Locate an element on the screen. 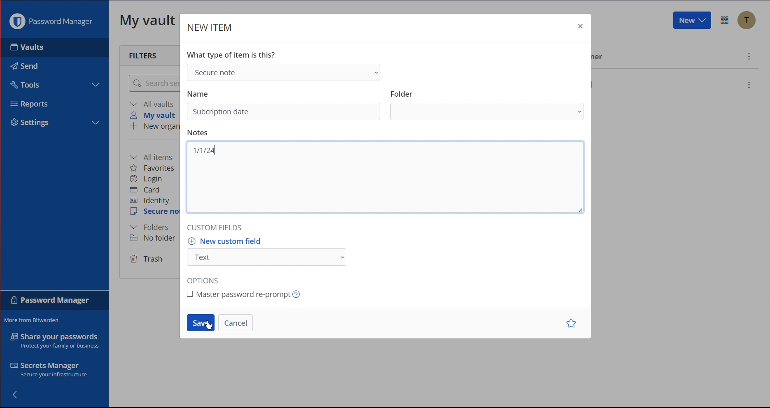 The height and width of the screenshot is (408, 770). More is located at coordinates (749, 58).